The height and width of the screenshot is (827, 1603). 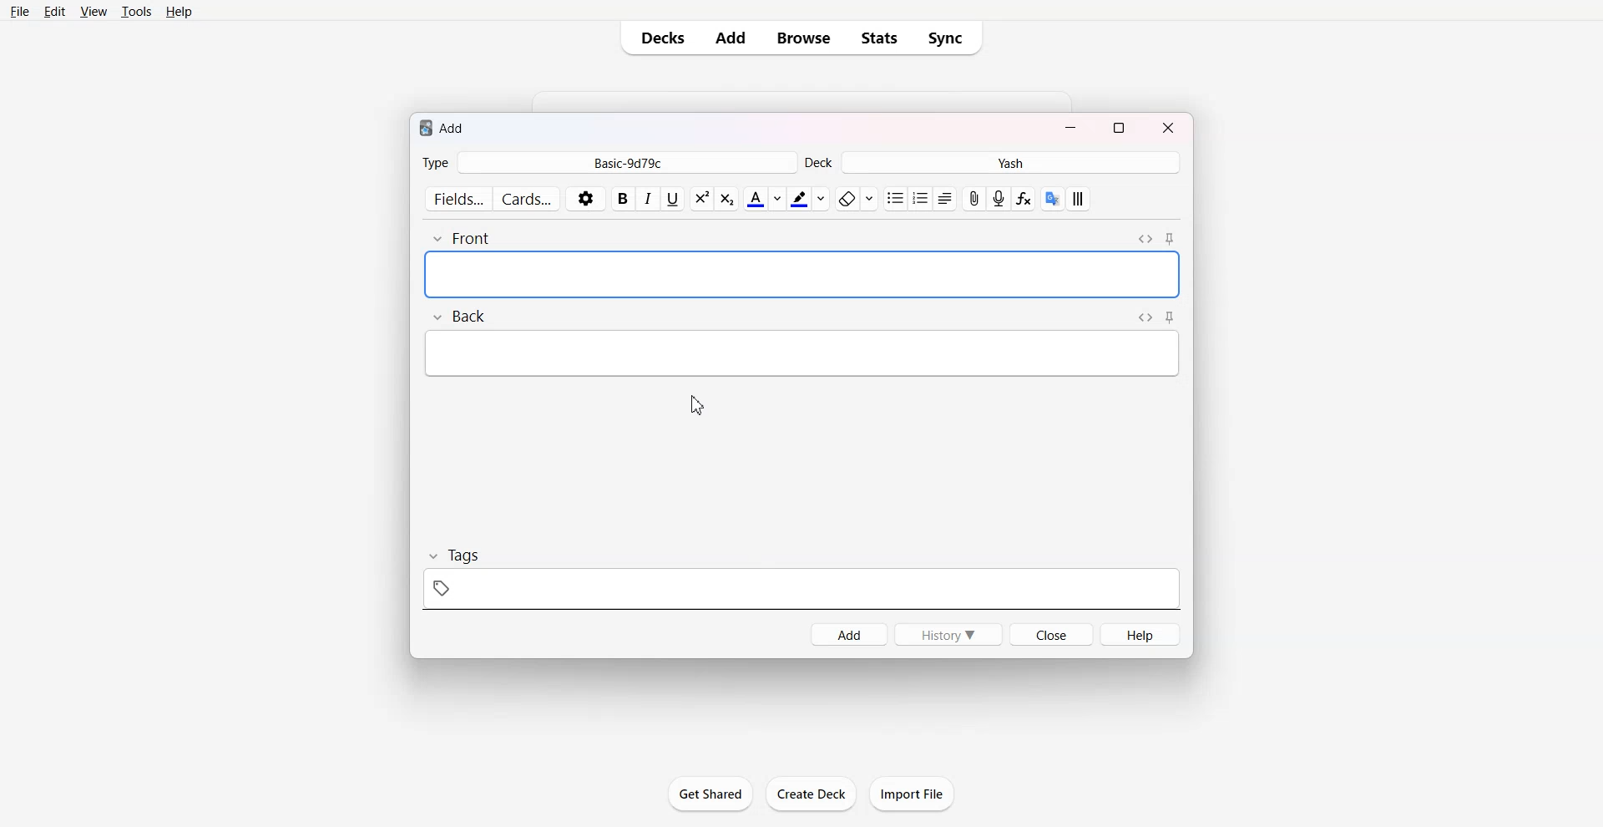 I want to click on Text Color, so click(x=763, y=199).